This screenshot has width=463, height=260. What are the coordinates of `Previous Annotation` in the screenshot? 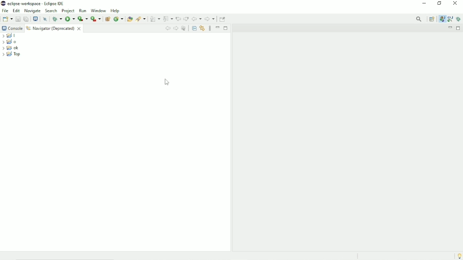 It's located at (168, 19).